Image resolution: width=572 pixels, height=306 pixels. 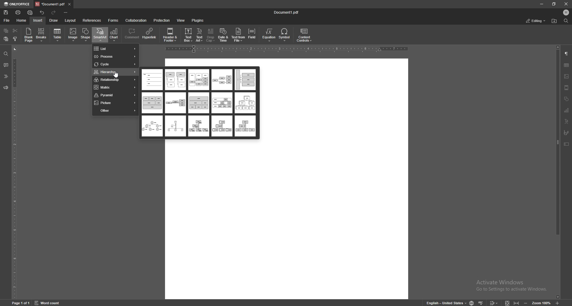 I want to click on insert, so click(x=38, y=20).